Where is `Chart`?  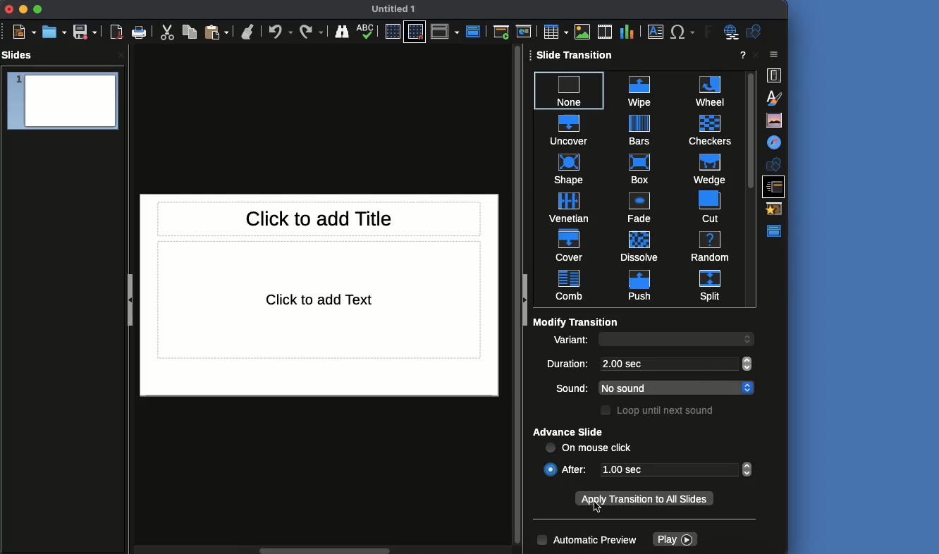 Chart is located at coordinates (627, 31).